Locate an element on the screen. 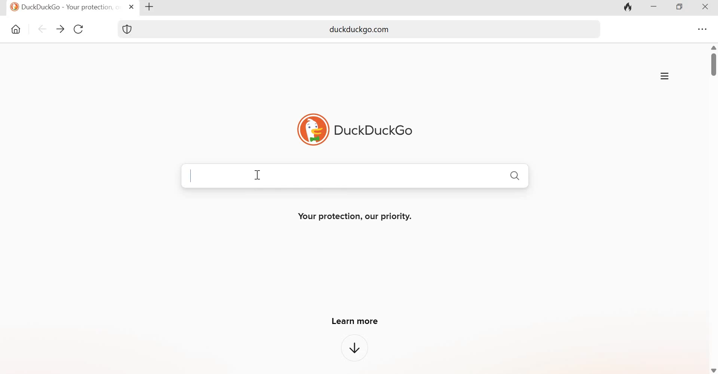 This screenshot has height=374, width=718. Fire  is located at coordinates (628, 8).